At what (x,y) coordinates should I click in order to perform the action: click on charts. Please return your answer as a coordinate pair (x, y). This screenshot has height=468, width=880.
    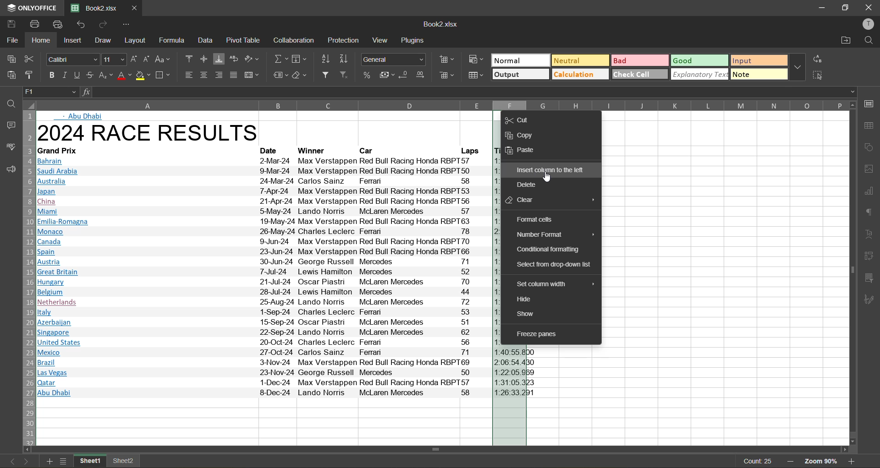
    Looking at the image, I should click on (871, 191).